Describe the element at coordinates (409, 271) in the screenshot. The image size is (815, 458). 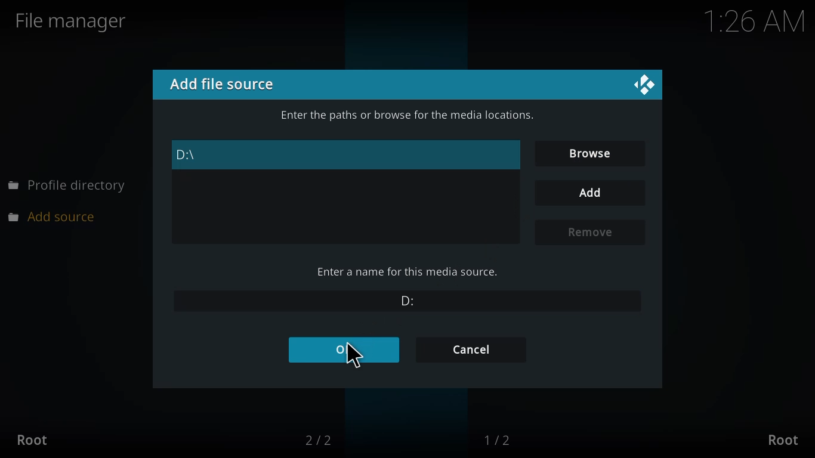
I see `Enter a name for this media source.` at that location.